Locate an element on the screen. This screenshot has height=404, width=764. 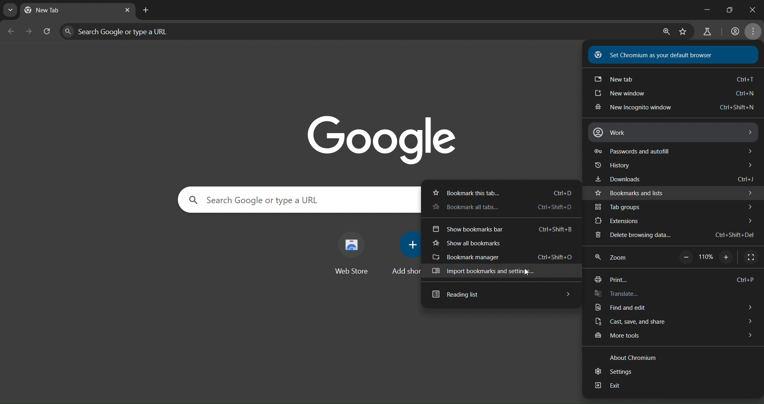
delete browsing data is located at coordinates (679, 236).